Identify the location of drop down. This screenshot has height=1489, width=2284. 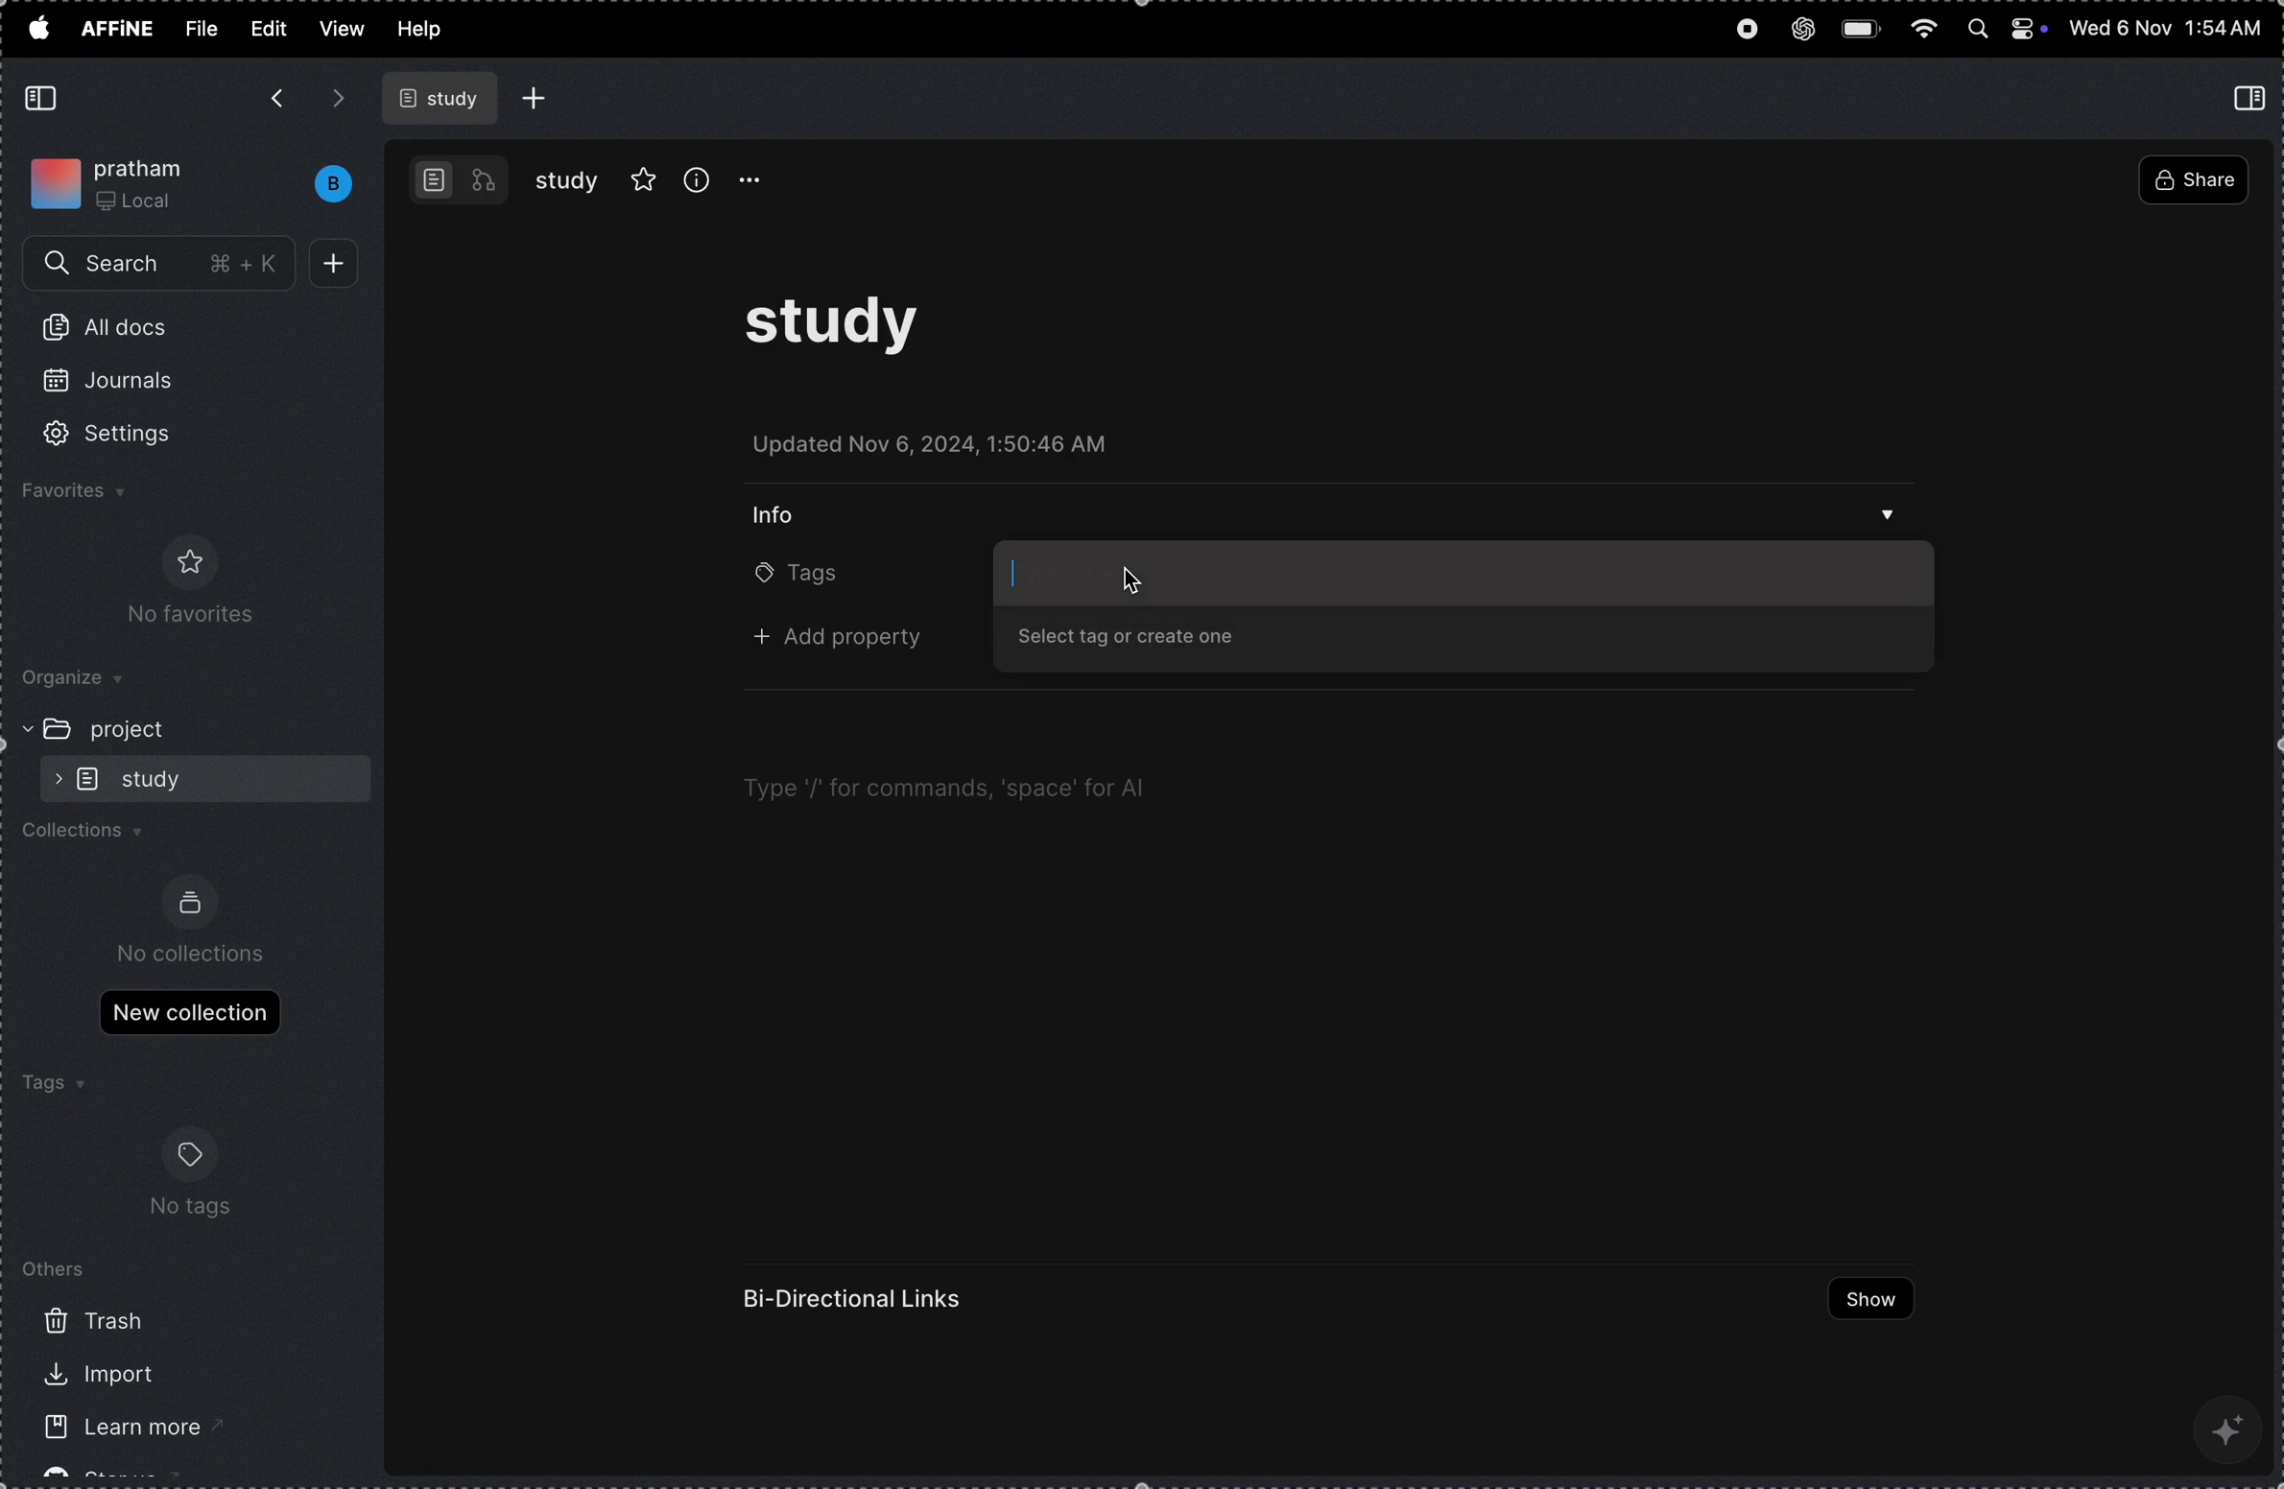
(1889, 519).